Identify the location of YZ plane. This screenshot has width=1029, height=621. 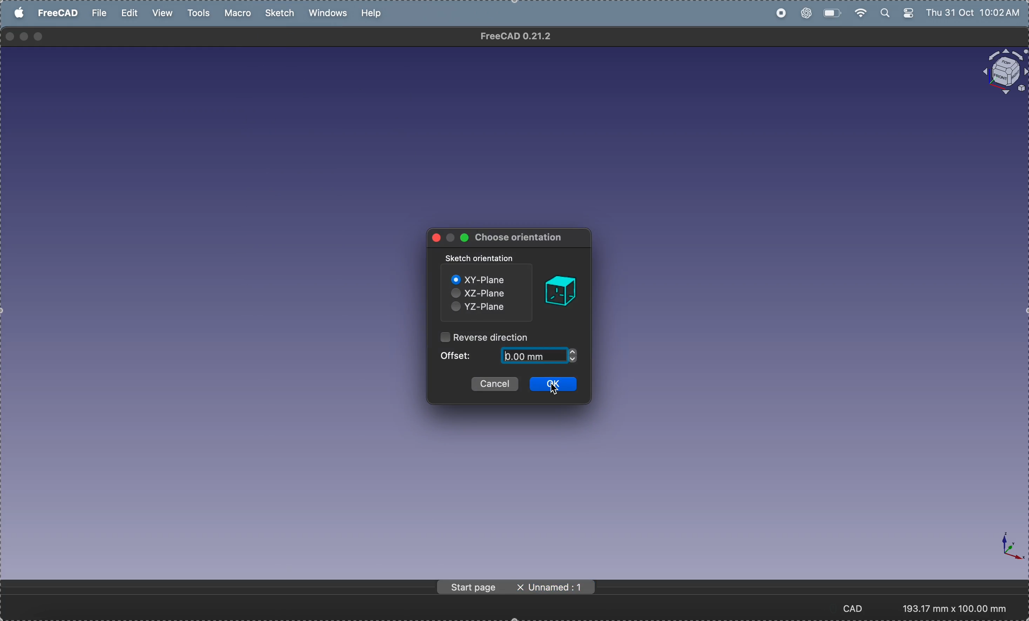
(489, 308).